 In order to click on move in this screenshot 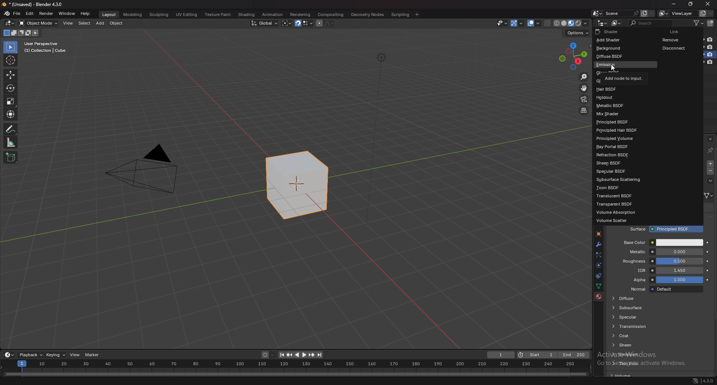, I will do `click(584, 88)`.